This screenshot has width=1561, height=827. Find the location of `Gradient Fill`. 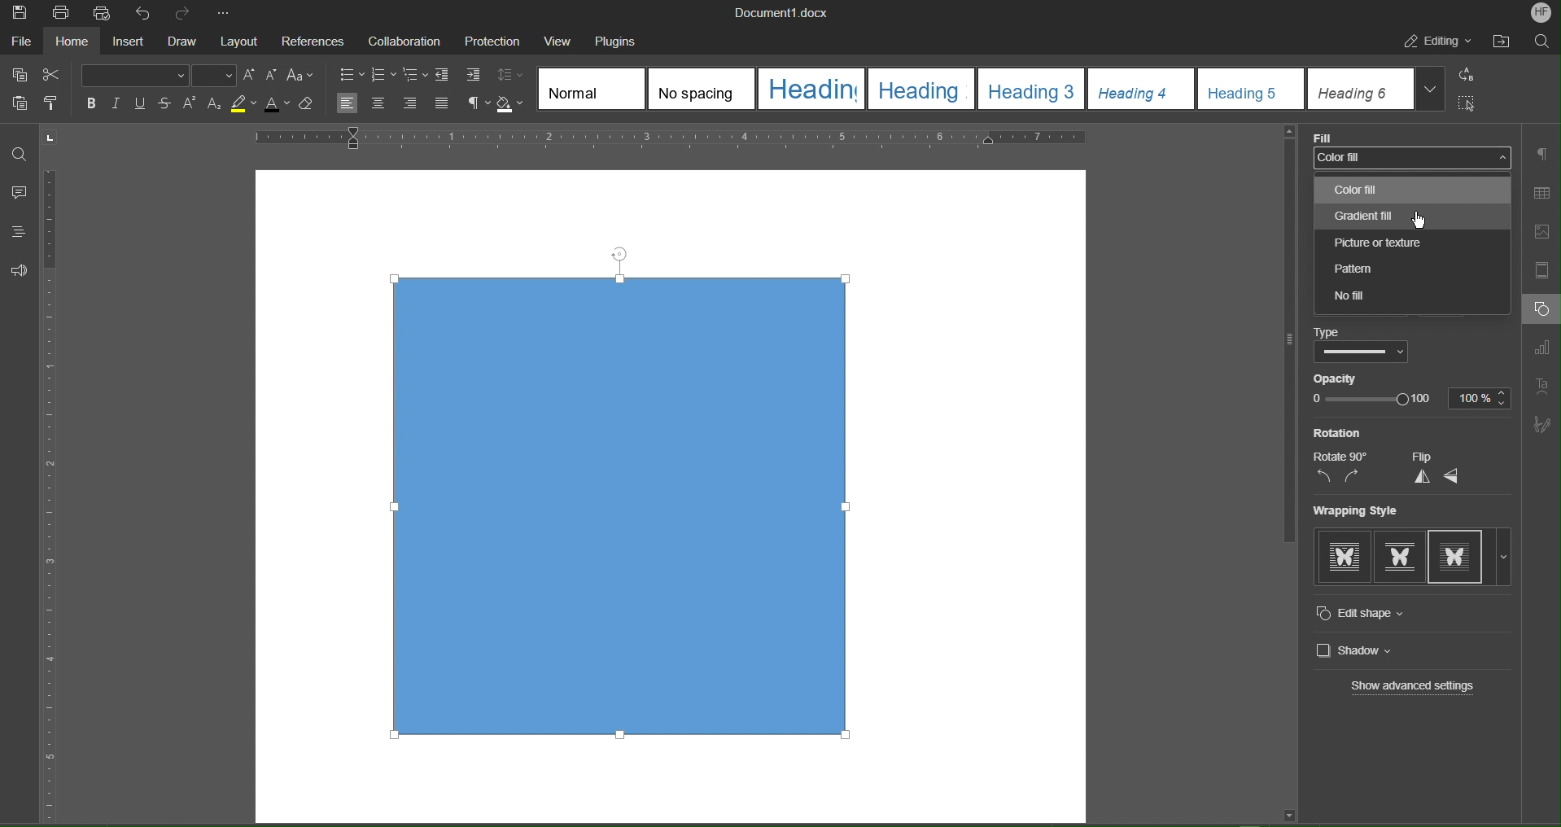

Gradient Fill is located at coordinates (1362, 214).